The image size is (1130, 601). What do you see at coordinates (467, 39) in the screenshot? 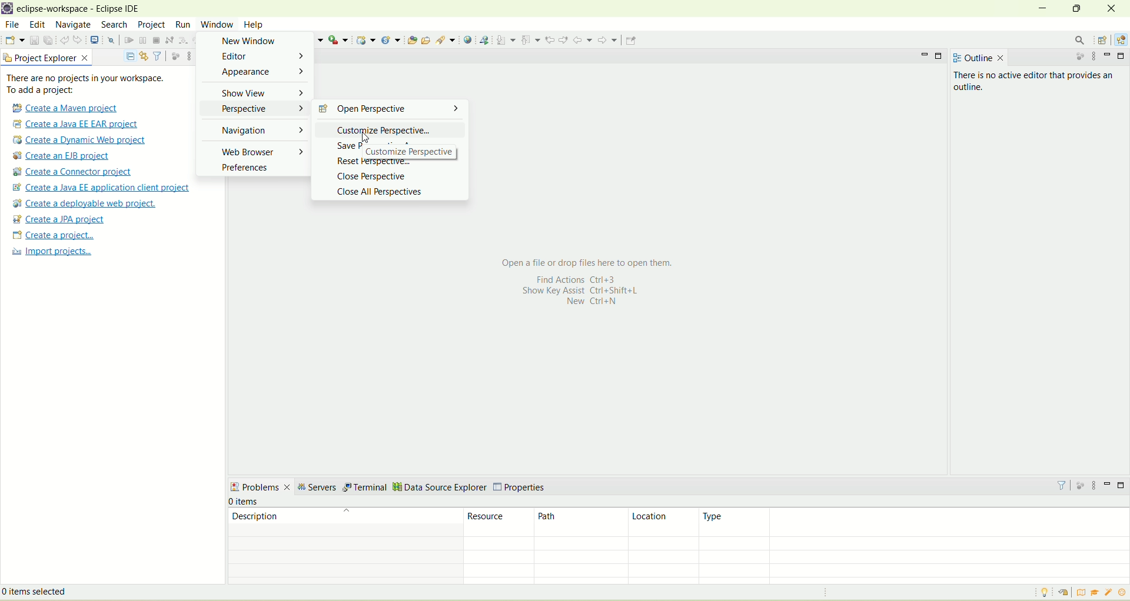
I see `open web browser` at bounding box center [467, 39].